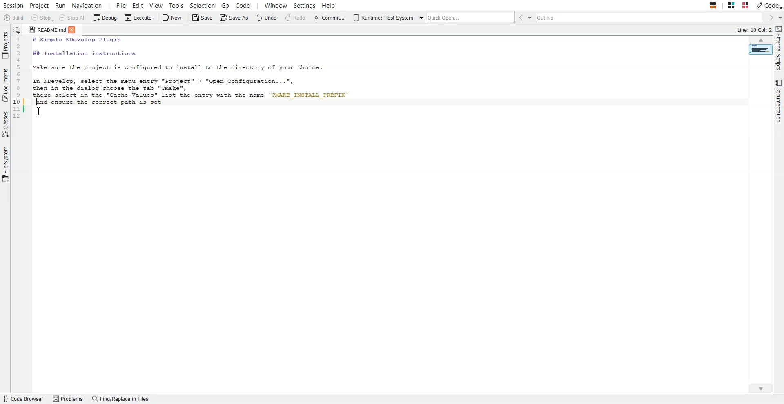 The width and height of the screenshot is (784, 404). What do you see at coordinates (242, 5) in the screenshot?
I see `Code` at bounding box center [242, 5].